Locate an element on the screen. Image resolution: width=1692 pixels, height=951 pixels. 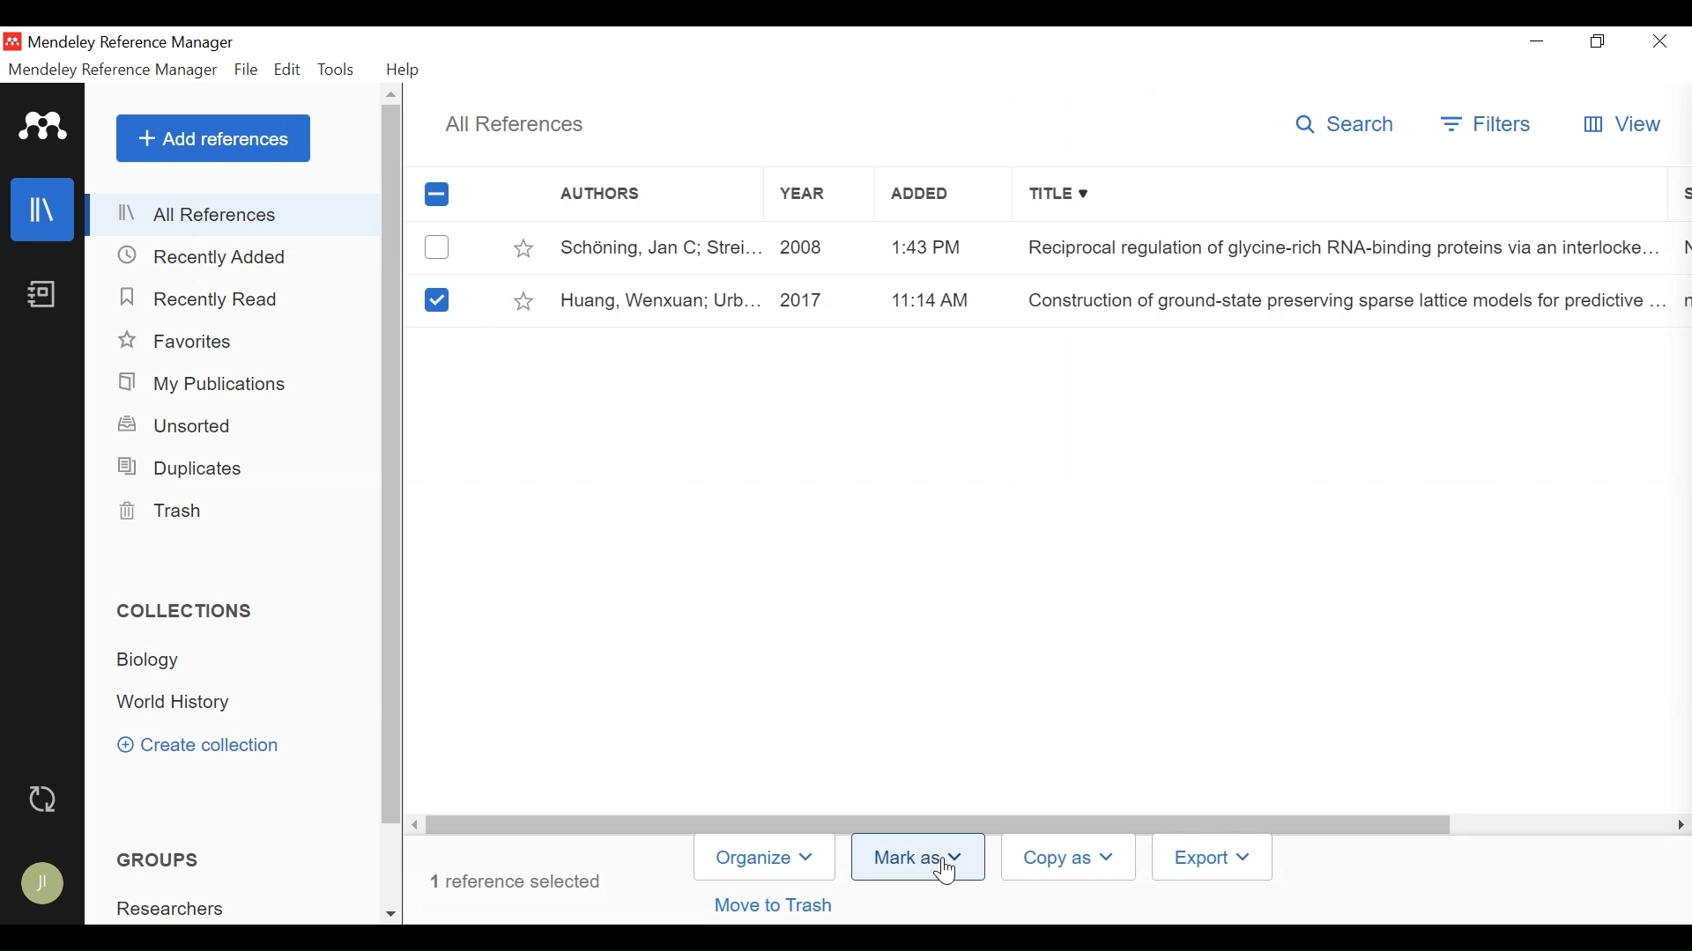
Export is located at coordinates (1215, 857).